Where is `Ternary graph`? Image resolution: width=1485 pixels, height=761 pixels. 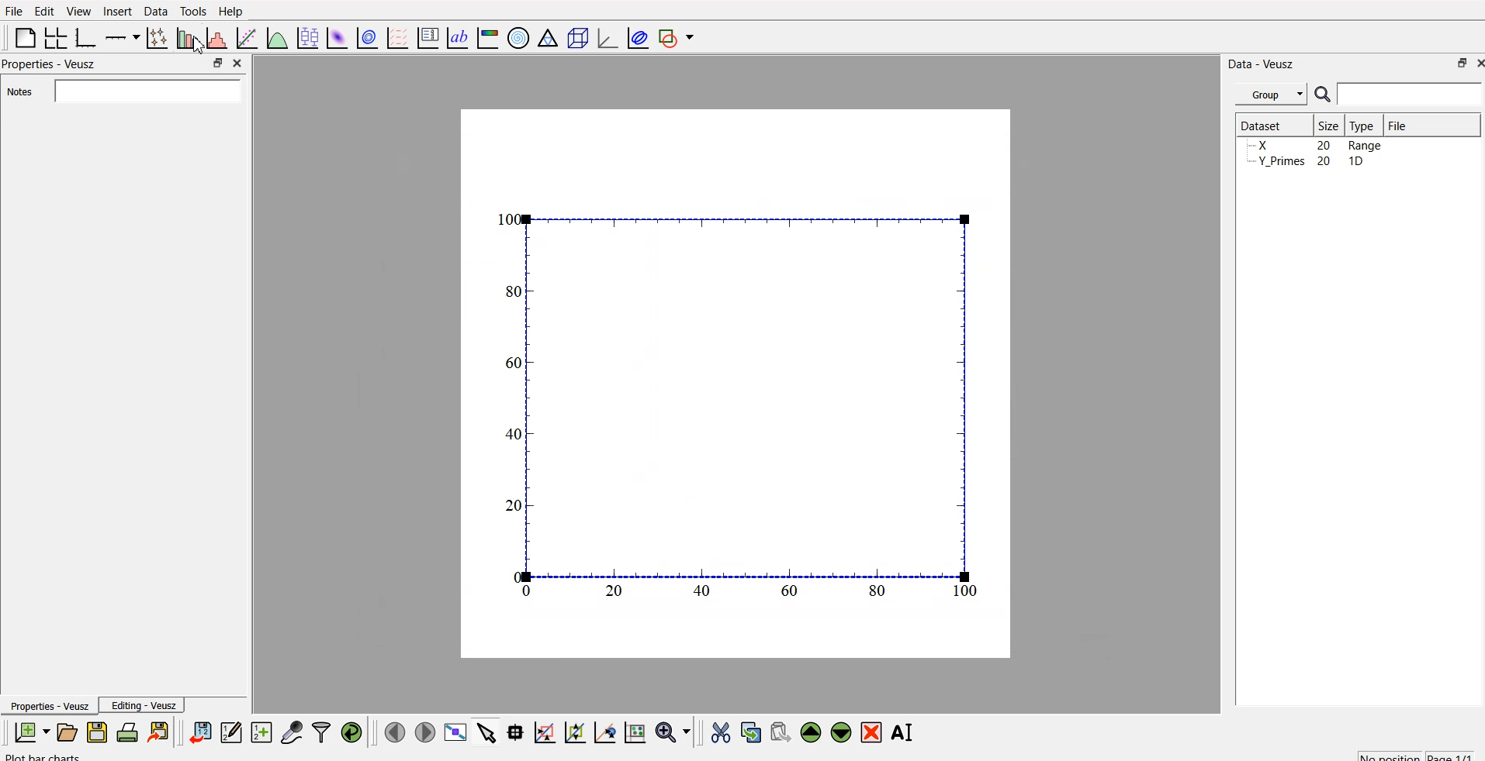 Ternary graph is located at coordinates (549, 37).